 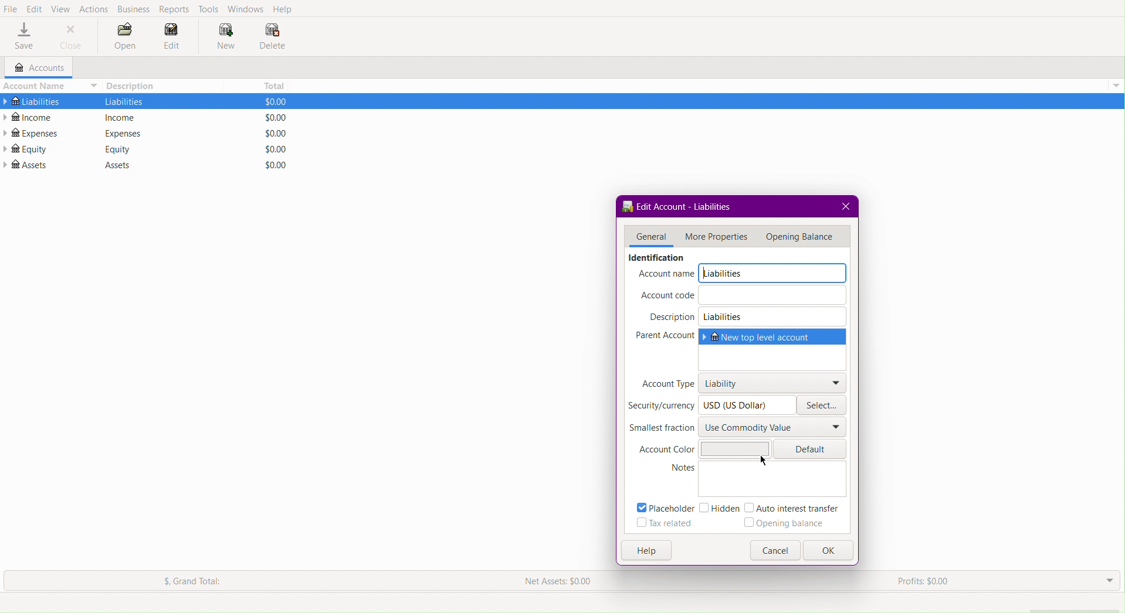 What do you see at coordinates (828, 551) in the screenshot?
I see `OK` at bounding box center [828, 551].